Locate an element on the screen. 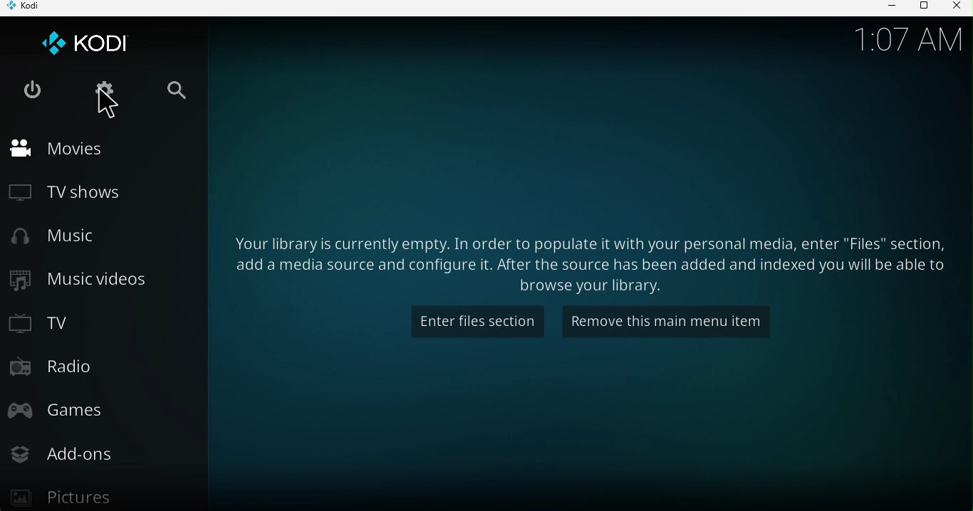 The width and height of the screenshot is (973, 511). TV shows is located at coordinates (70, 194).